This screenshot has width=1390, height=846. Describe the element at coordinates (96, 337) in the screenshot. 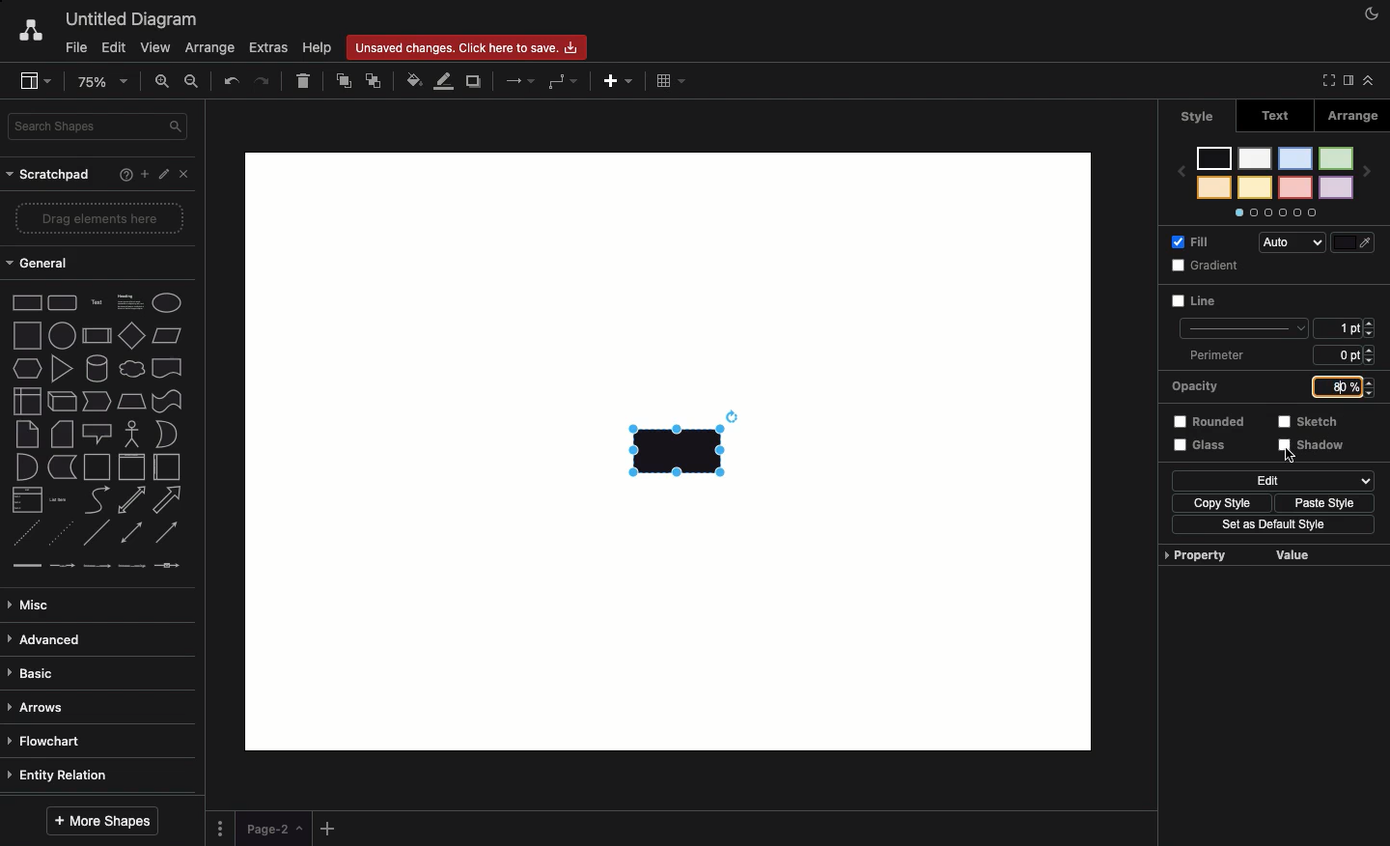

I see `process` at that location.